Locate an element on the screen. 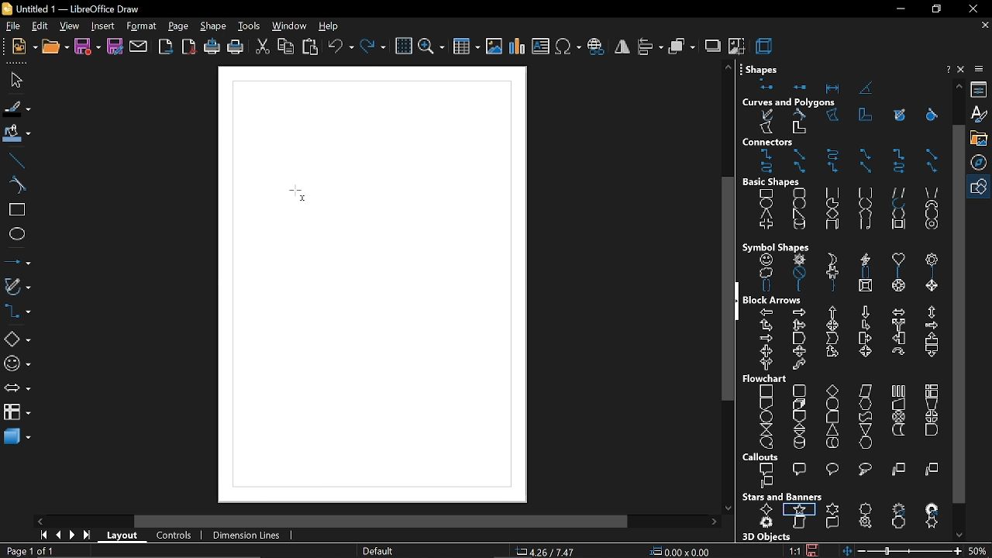  help is located at coordinates (331, 26).